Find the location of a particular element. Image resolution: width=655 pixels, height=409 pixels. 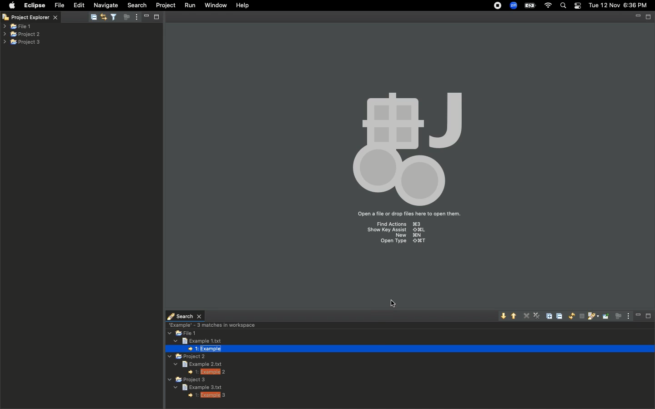

Collapse all is located at coordinates (94, 18).